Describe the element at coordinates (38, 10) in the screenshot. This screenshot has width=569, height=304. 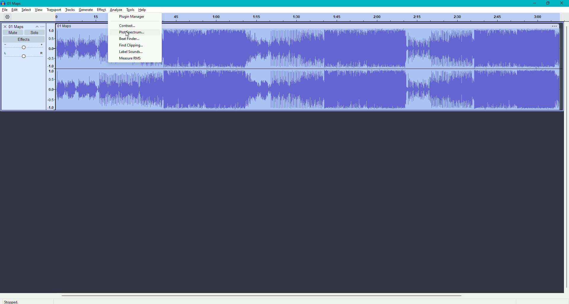
I see `View` at that location.